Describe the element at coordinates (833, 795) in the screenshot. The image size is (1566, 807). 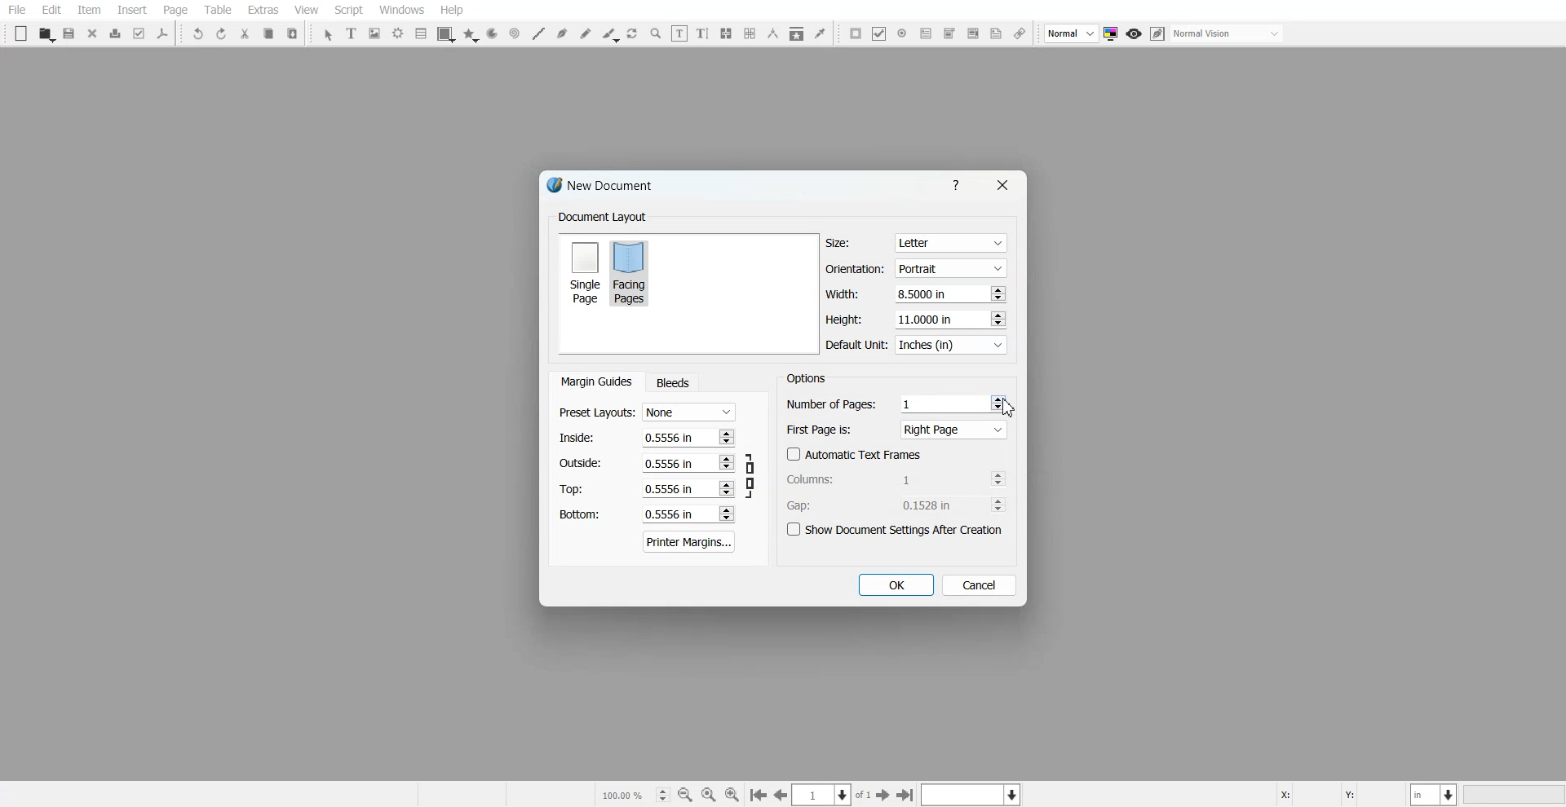
I see `Select the current page` at that location.